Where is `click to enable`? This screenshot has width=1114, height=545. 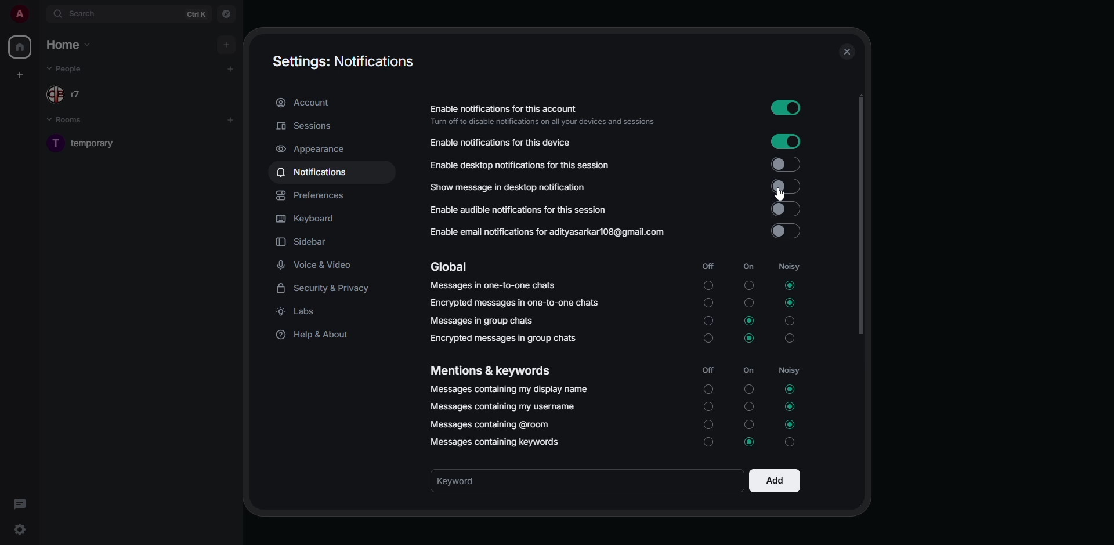 click to enable is located at coordinates (786, 231).